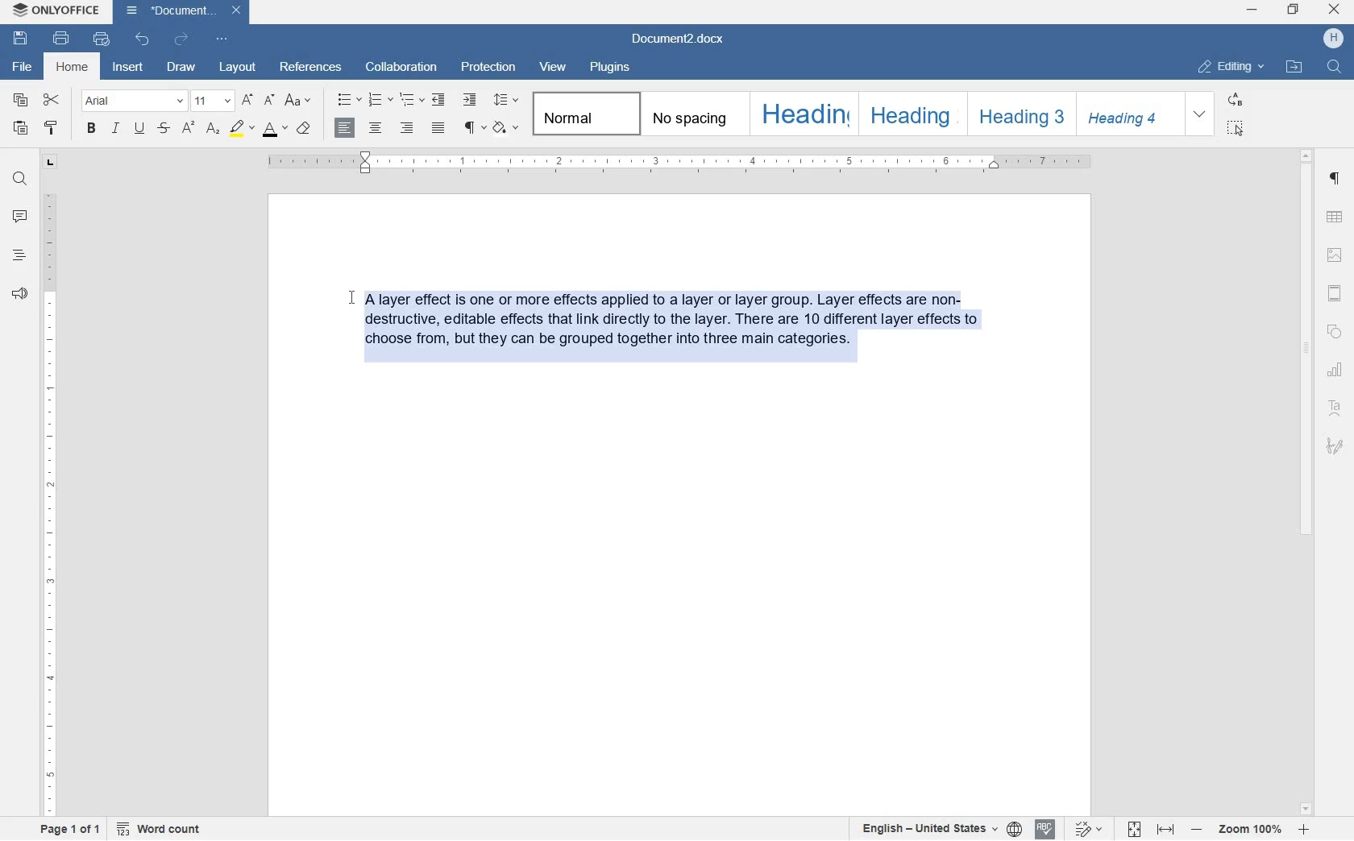  I want to click on expand formatting style, so click(1202, 114).